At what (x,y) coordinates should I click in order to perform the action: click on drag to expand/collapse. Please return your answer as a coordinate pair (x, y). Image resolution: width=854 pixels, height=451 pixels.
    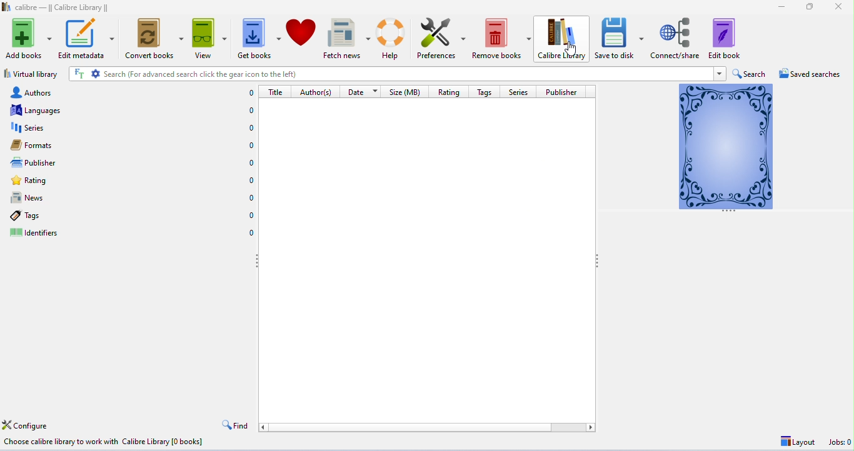
    Looking at the image, I should click on (728, 212).